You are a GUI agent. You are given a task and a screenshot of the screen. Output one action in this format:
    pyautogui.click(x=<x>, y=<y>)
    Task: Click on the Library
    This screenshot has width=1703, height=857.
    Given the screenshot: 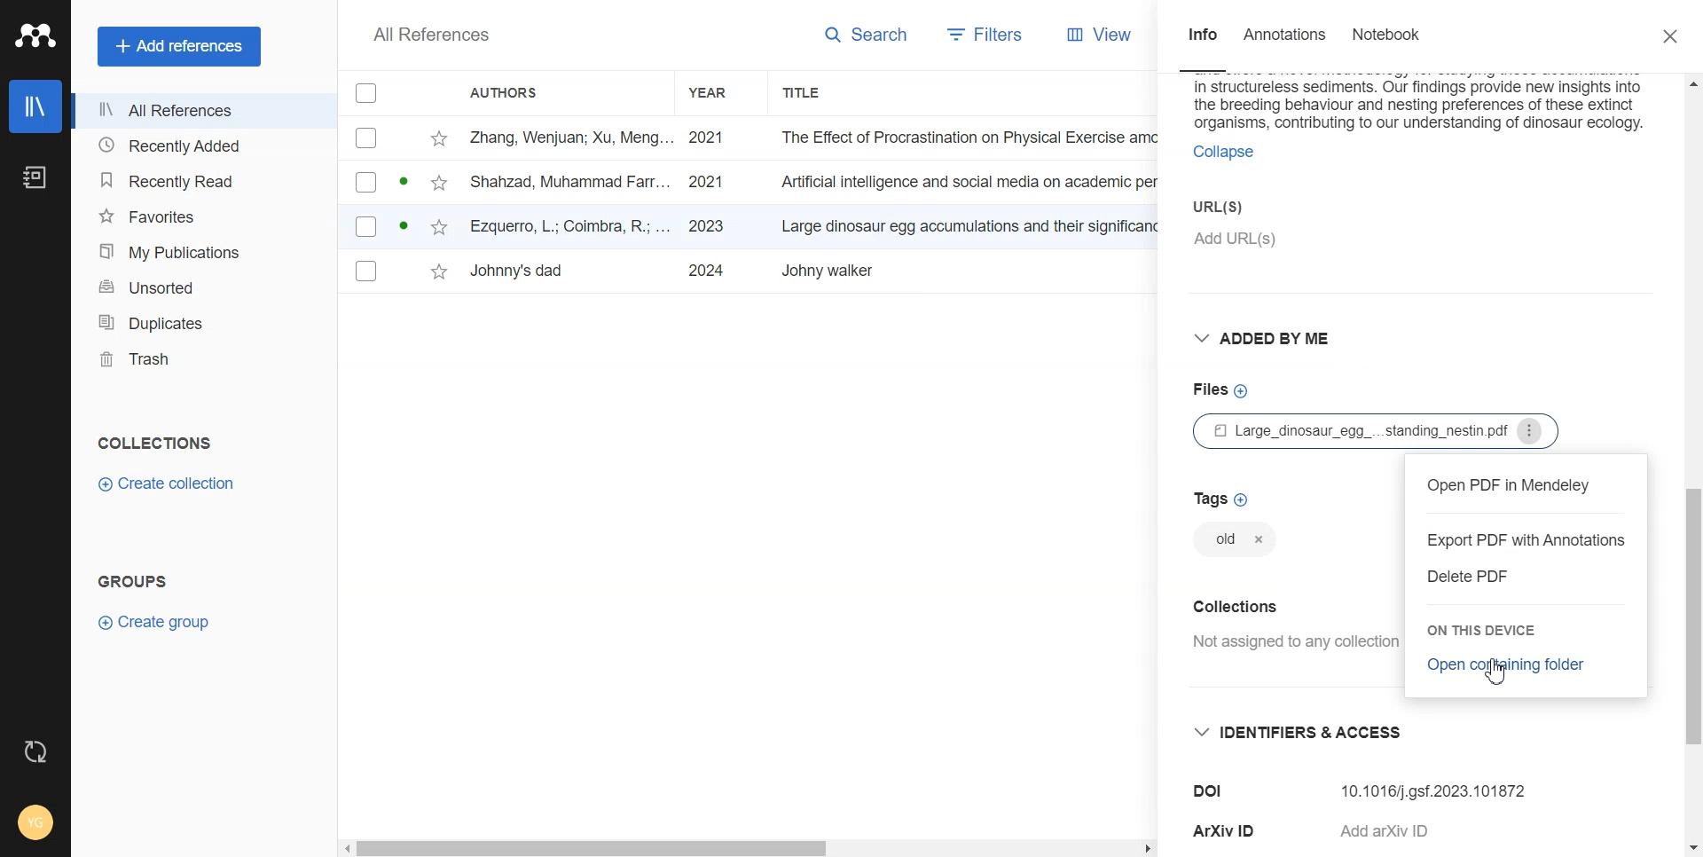 What is the action you would take?
    pyautogui.click(x=35, y=106)
    